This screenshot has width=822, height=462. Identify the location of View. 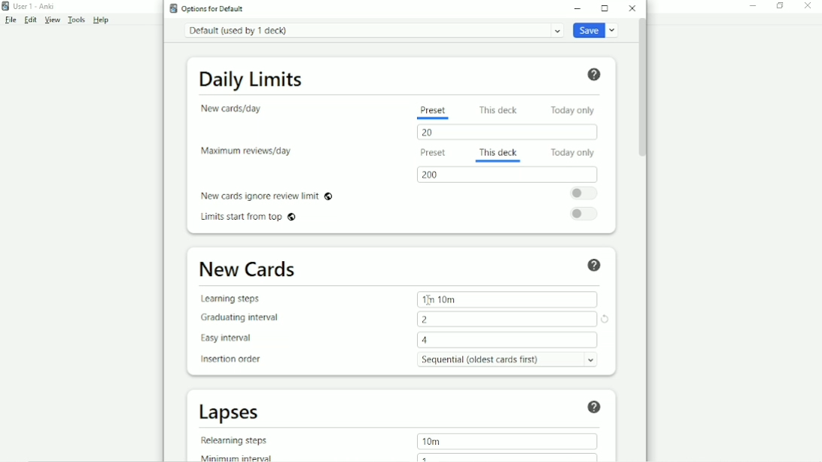
(53, 20).